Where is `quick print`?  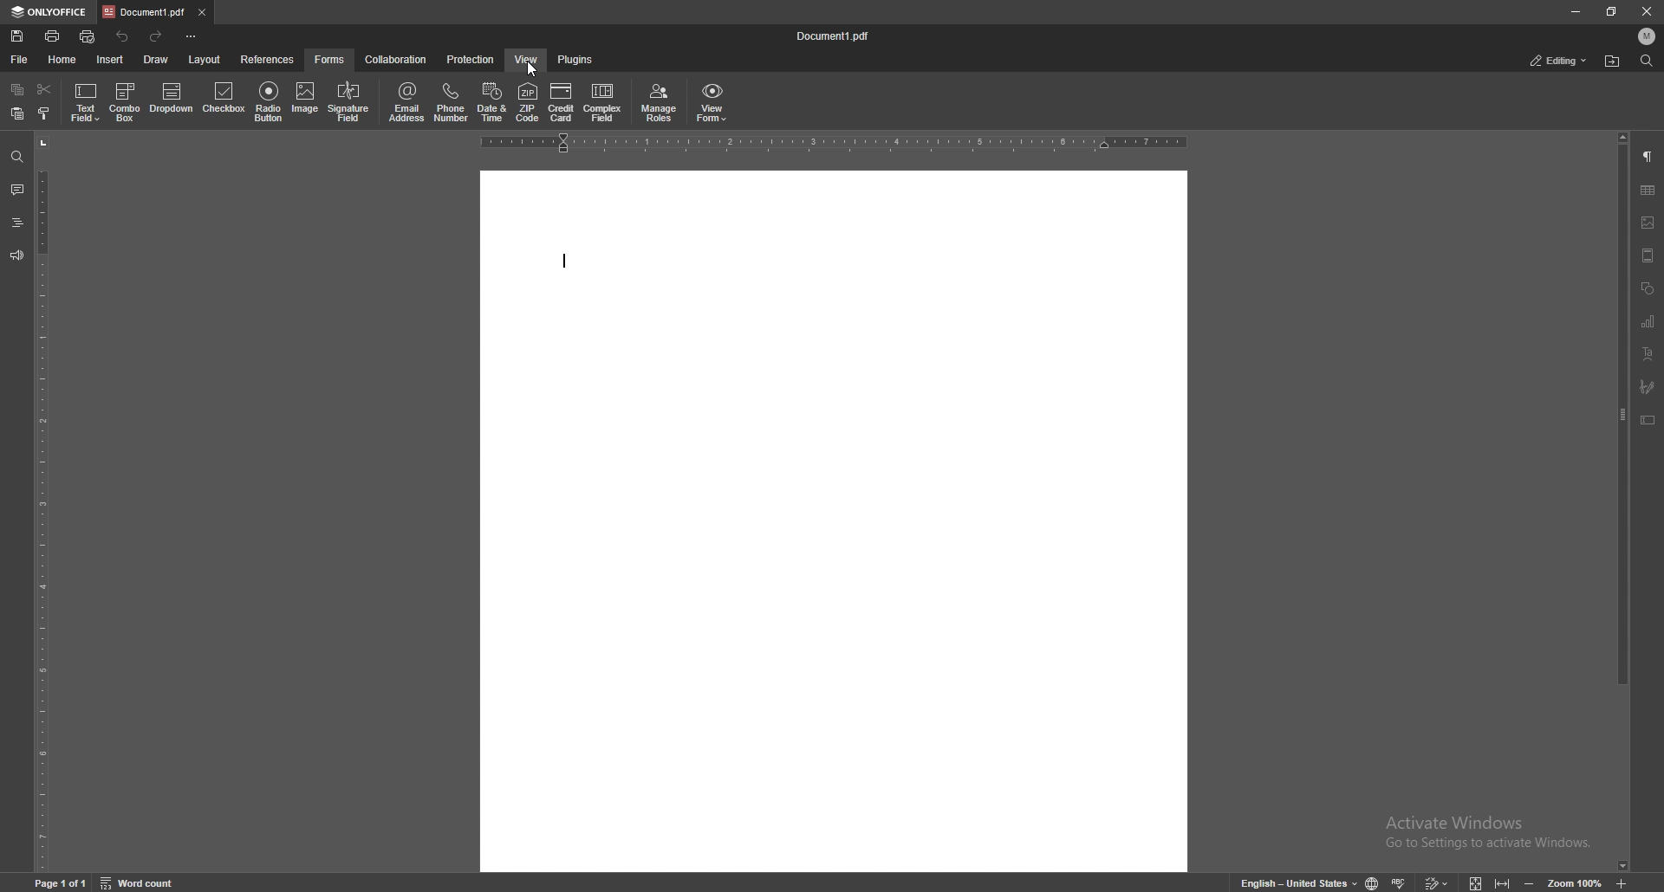 quick print is located at coordinates (89, 36).